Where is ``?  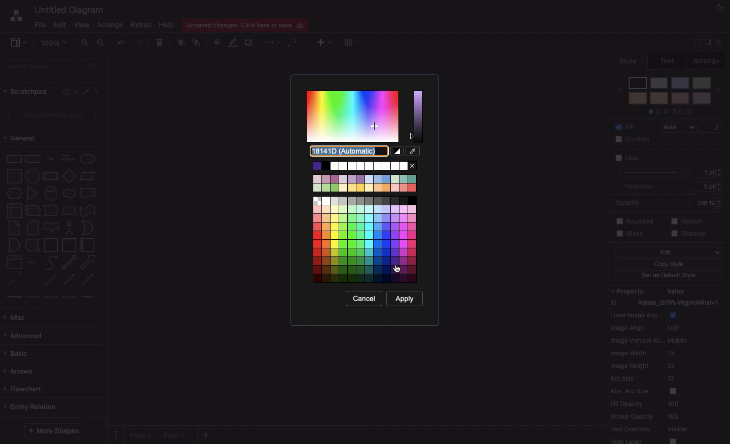
 is located at coordinates (69, 176).